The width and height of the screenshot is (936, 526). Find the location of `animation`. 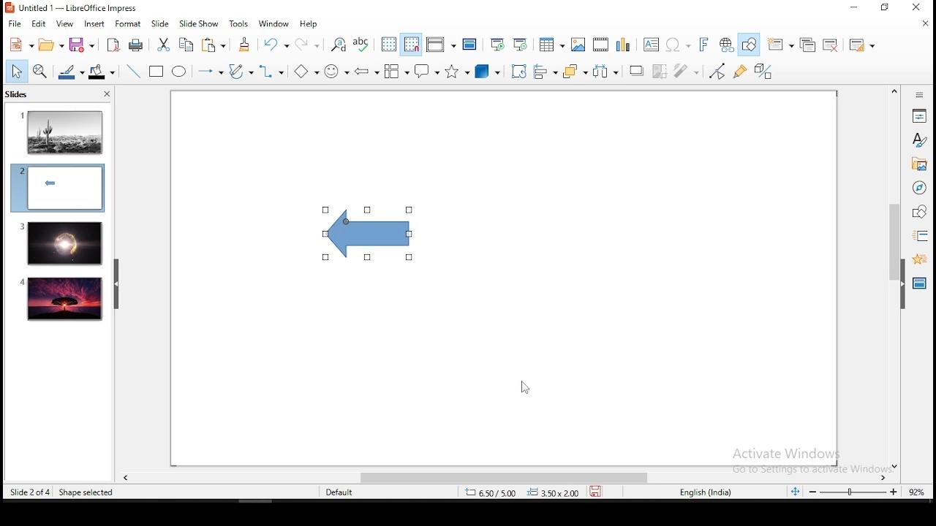

animation is located at coordinates (918, 258).